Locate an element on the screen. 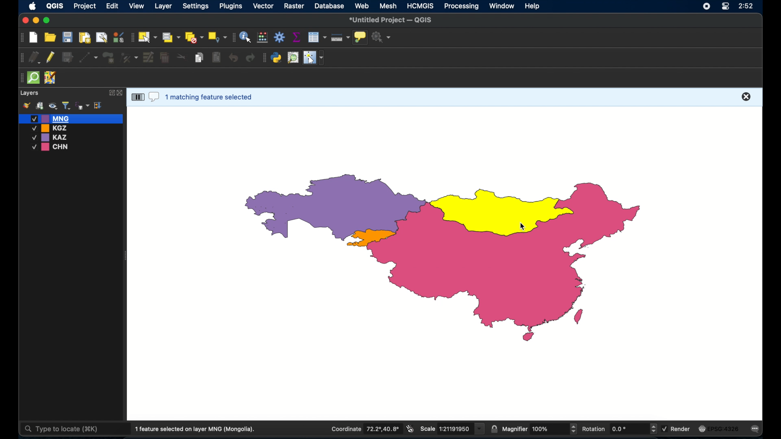 The width and height of the screenshot is (781, 439). magnifier 100% is located at coordinates (540, 429).